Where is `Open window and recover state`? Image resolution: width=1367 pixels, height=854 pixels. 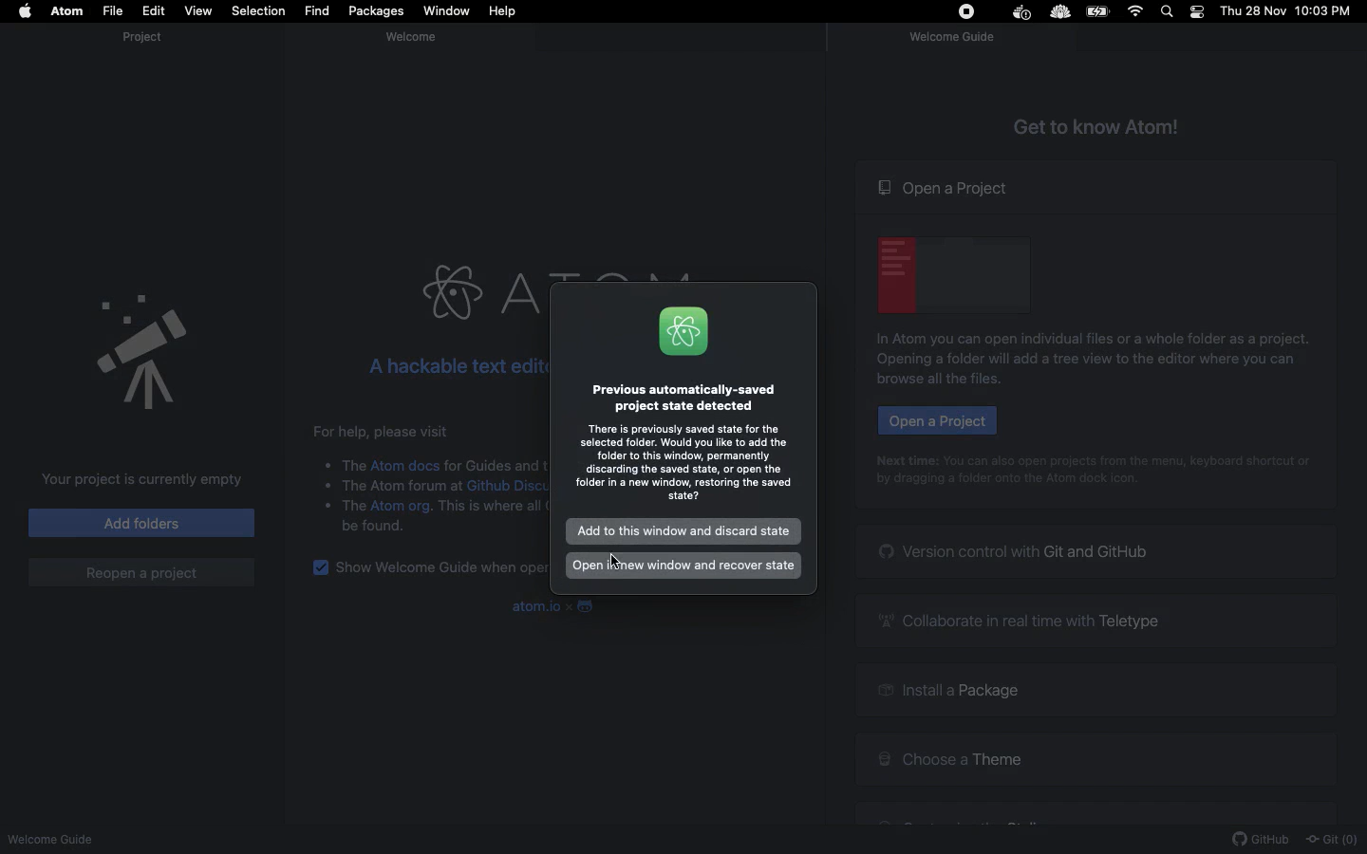
Open window and recover state is located at coordinates (683, 566).